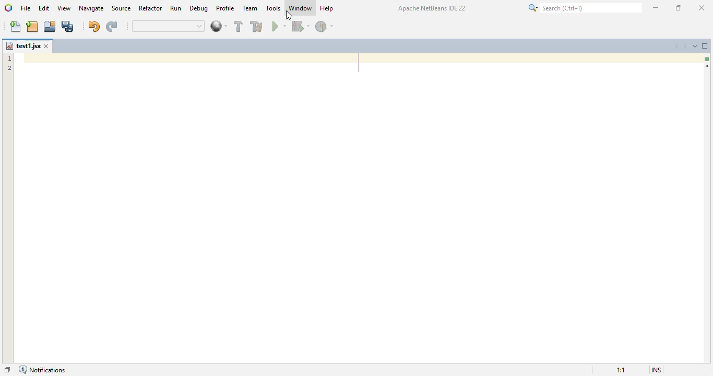 The width and height of the screenshot is (713, 376). Describe the element at coordinates (707, 67) in the screenshot. I see `current line` at that location.